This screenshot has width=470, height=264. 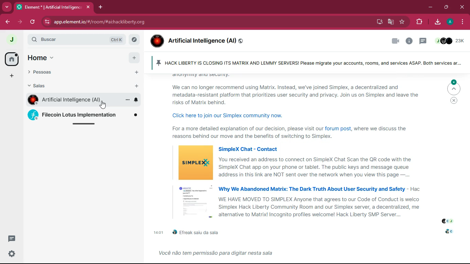 What do you see at coordinates (408, 41) in the screenshot?
I see `info` at bounding box center [408, 41].